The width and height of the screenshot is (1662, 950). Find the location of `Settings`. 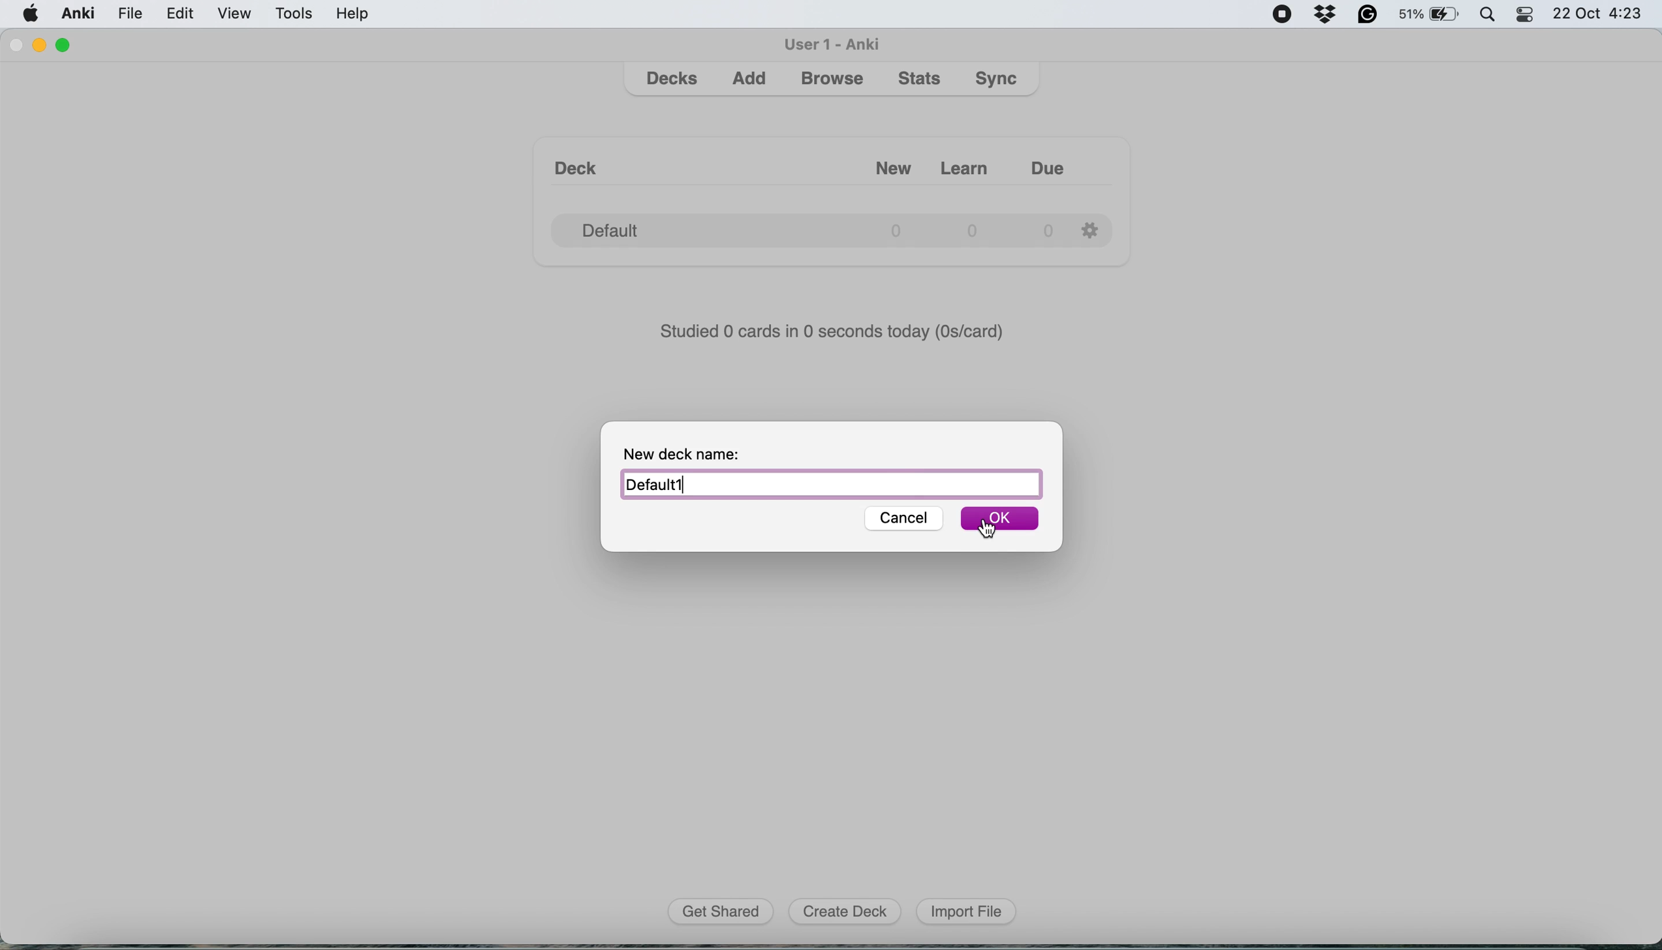

Settings is located at coordinates (1093, 228).